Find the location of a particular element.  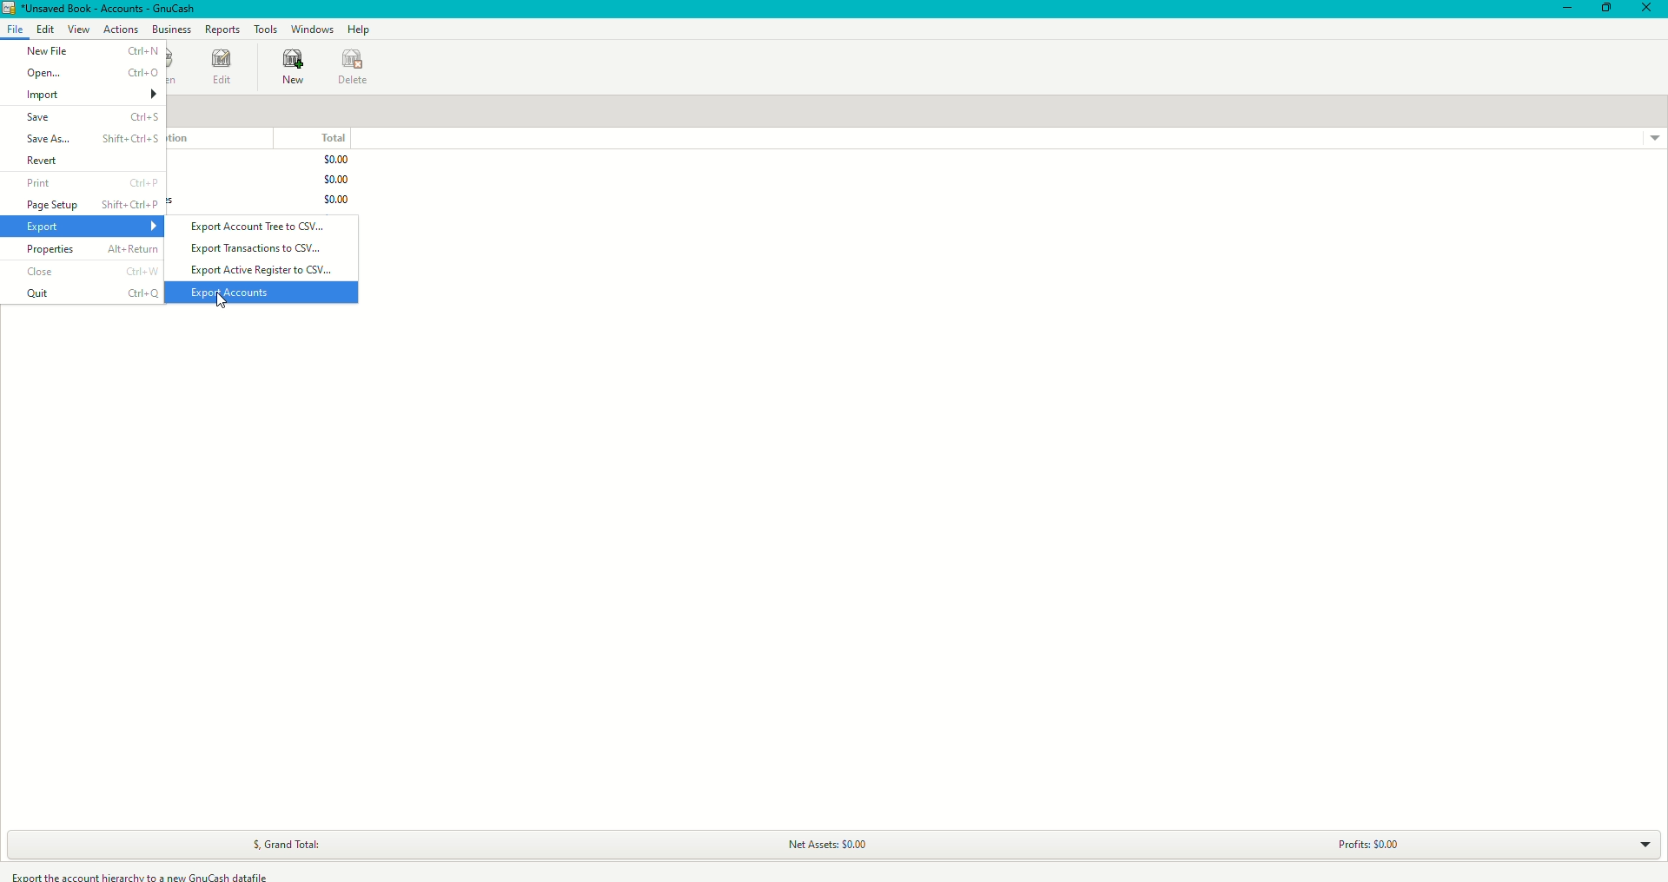

Export Accounts is located at coordinates (231, 292).